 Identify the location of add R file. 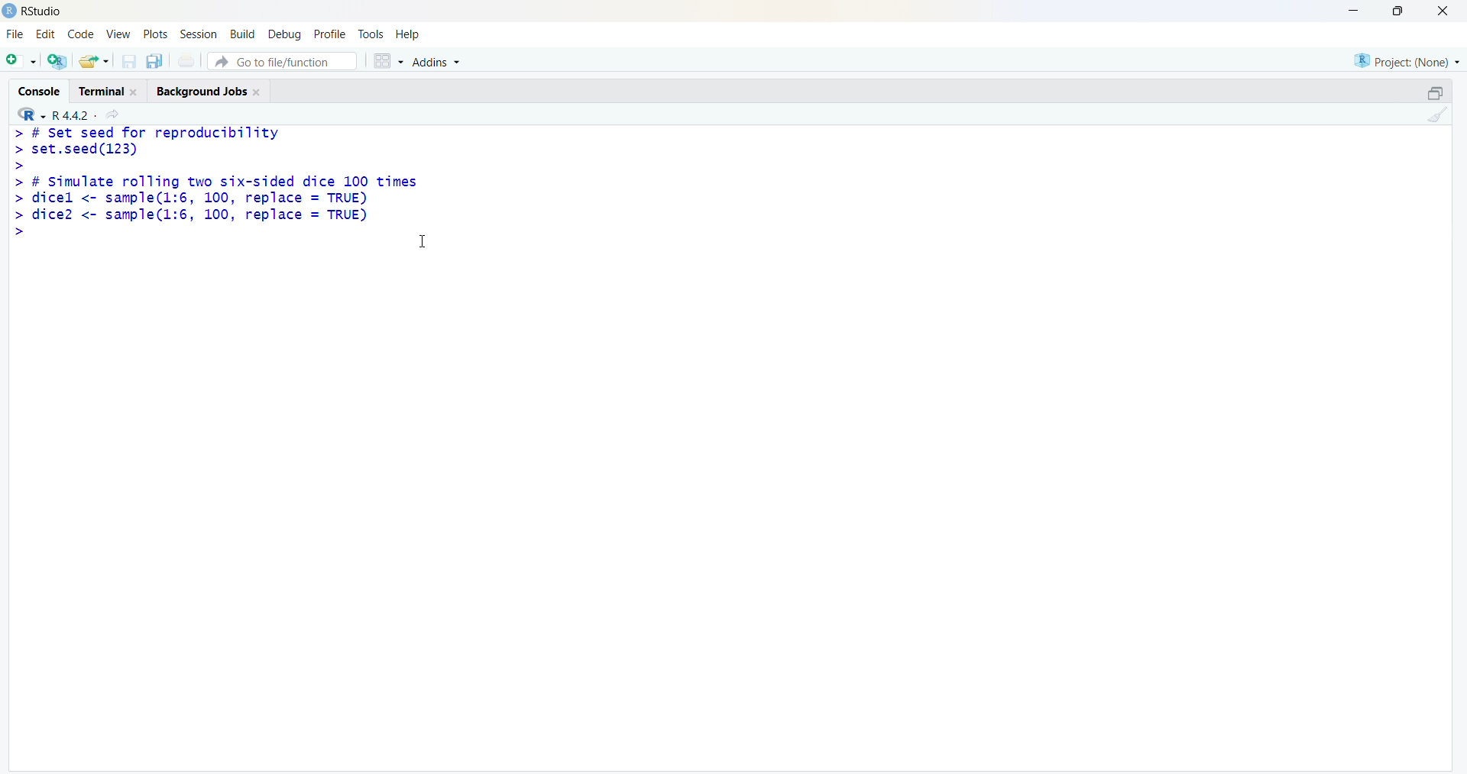
(57, 61).